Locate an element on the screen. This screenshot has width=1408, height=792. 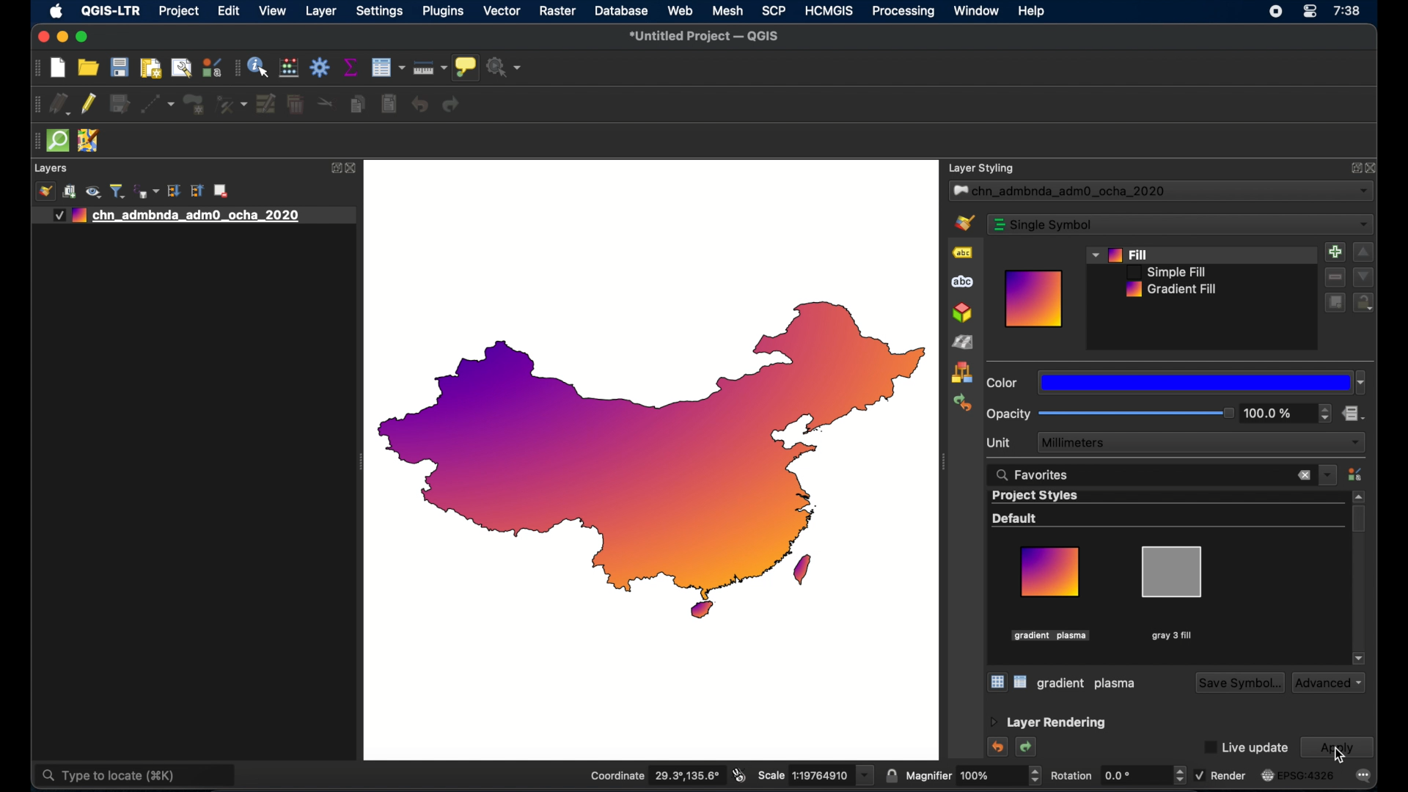
screen recorder icon is located at coordinates (1276, 12).